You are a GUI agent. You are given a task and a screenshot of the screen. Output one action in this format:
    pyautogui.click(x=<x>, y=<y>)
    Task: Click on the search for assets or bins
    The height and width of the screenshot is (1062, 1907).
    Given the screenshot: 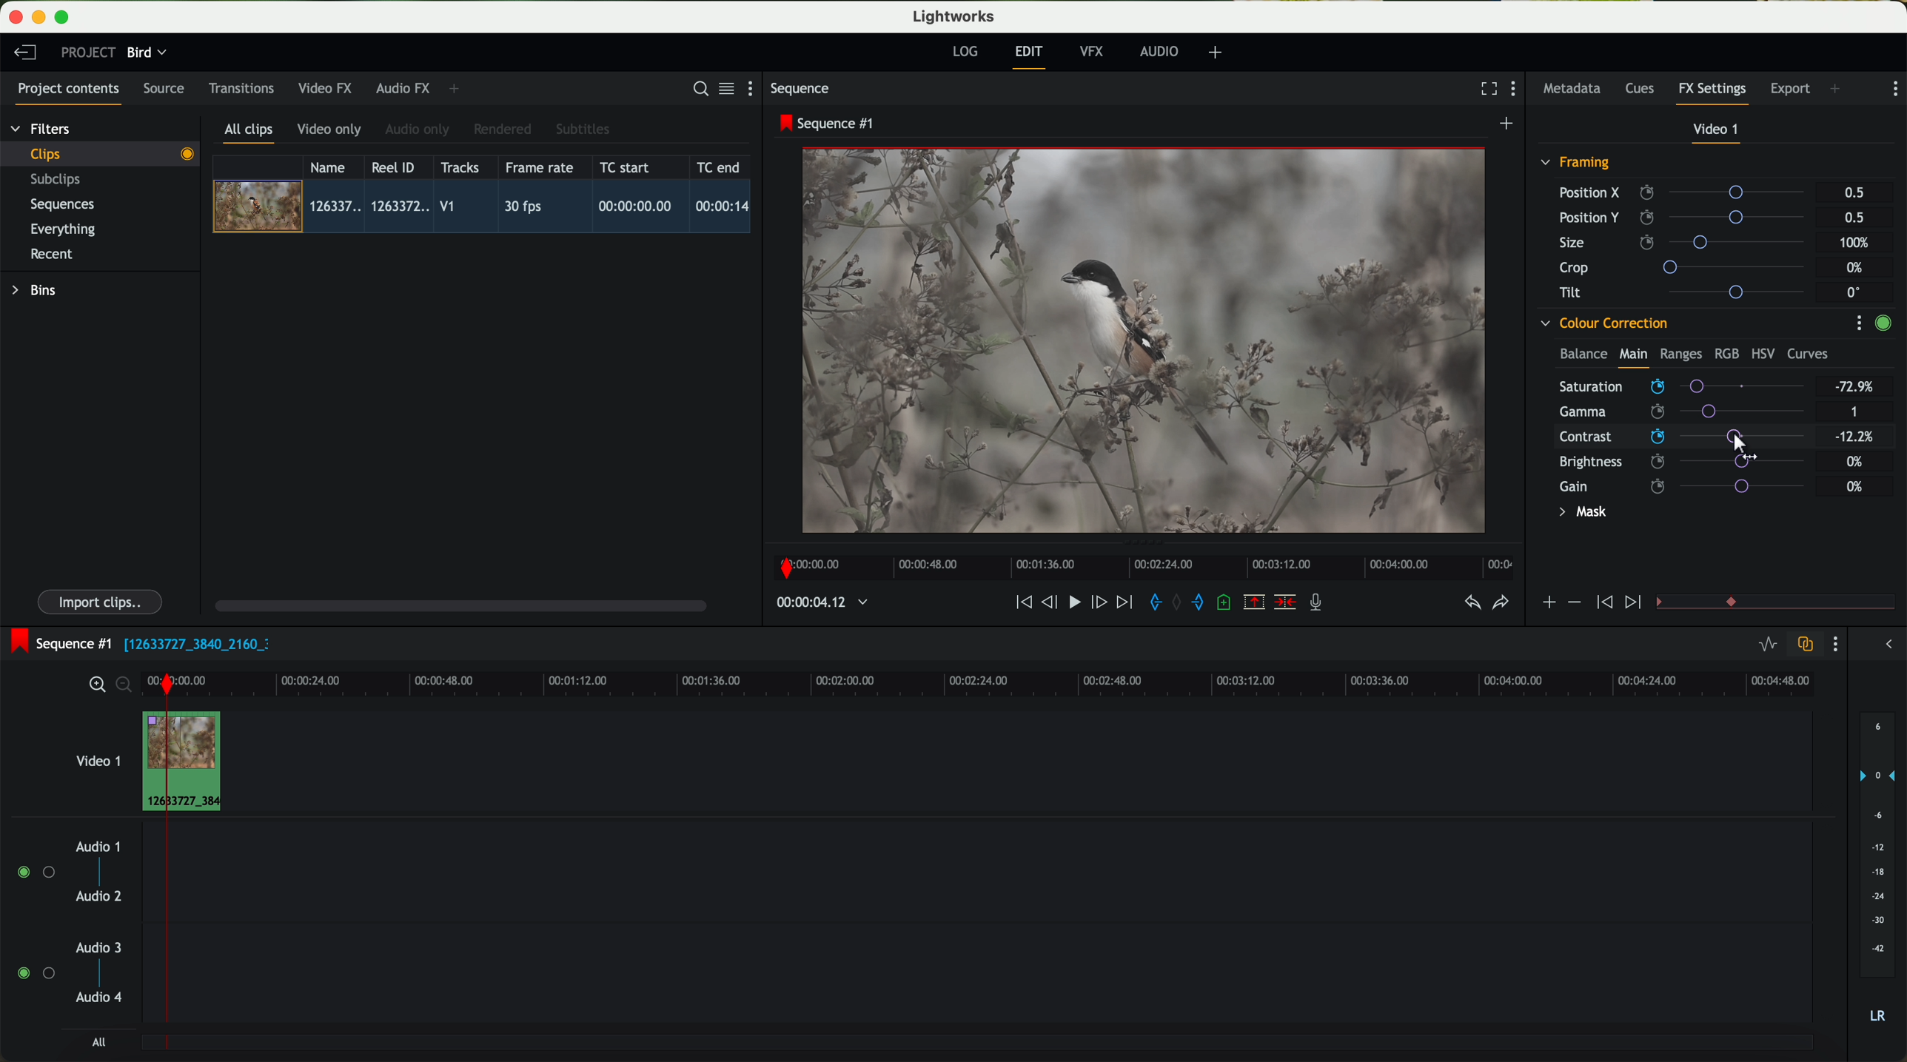 What is the action you would take?
    pyautogui.click(x=696, y=90)
    